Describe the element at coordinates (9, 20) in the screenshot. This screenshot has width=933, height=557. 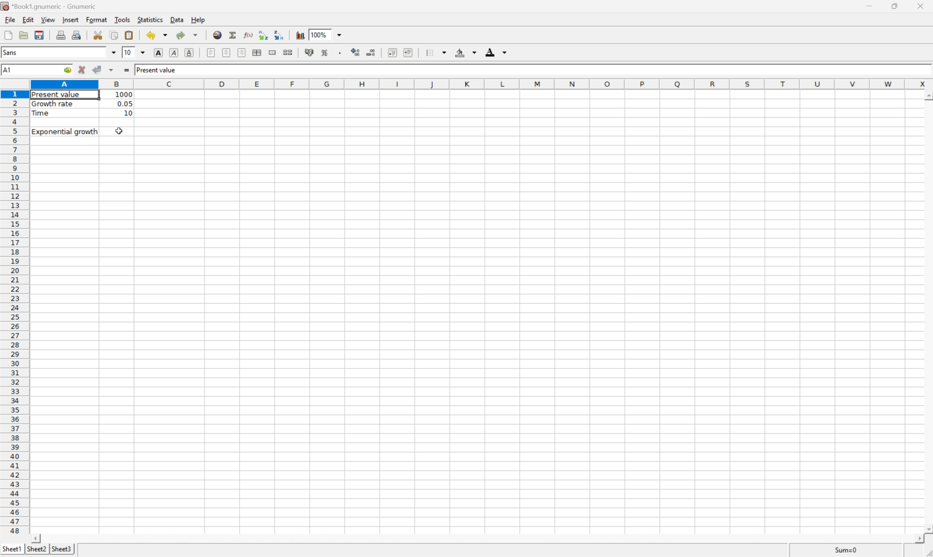
I see `File` at that location.